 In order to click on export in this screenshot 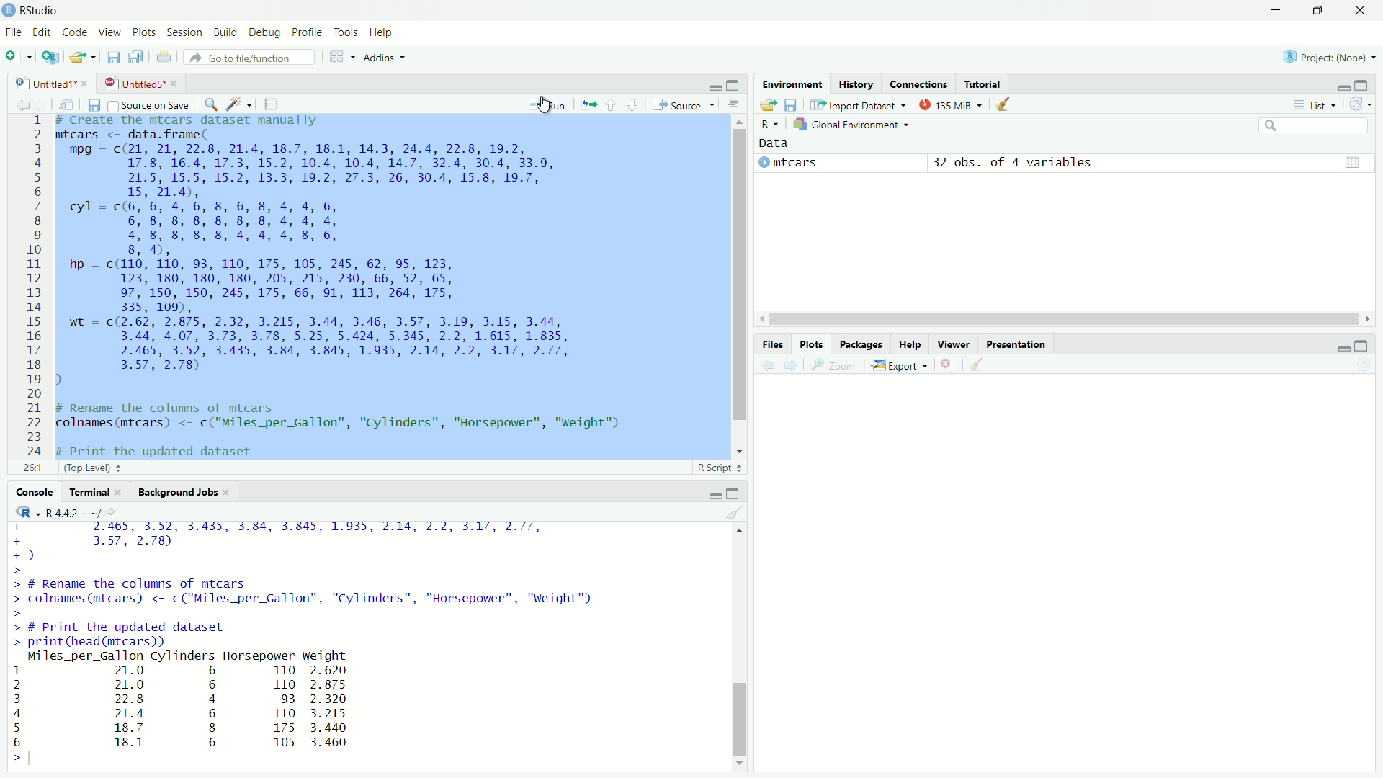, I will do `click(81, 60)`.